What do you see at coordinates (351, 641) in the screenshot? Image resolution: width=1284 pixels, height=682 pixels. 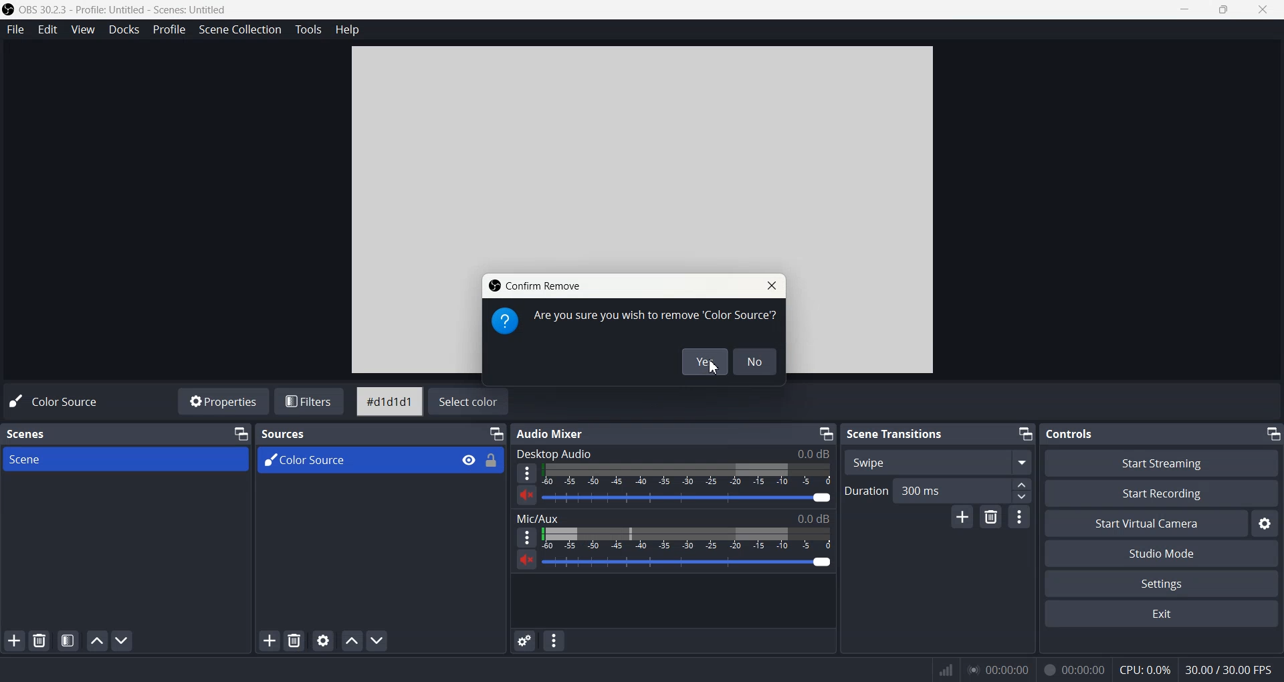 I see `Move Source Up` at bounding box center [351, 641].